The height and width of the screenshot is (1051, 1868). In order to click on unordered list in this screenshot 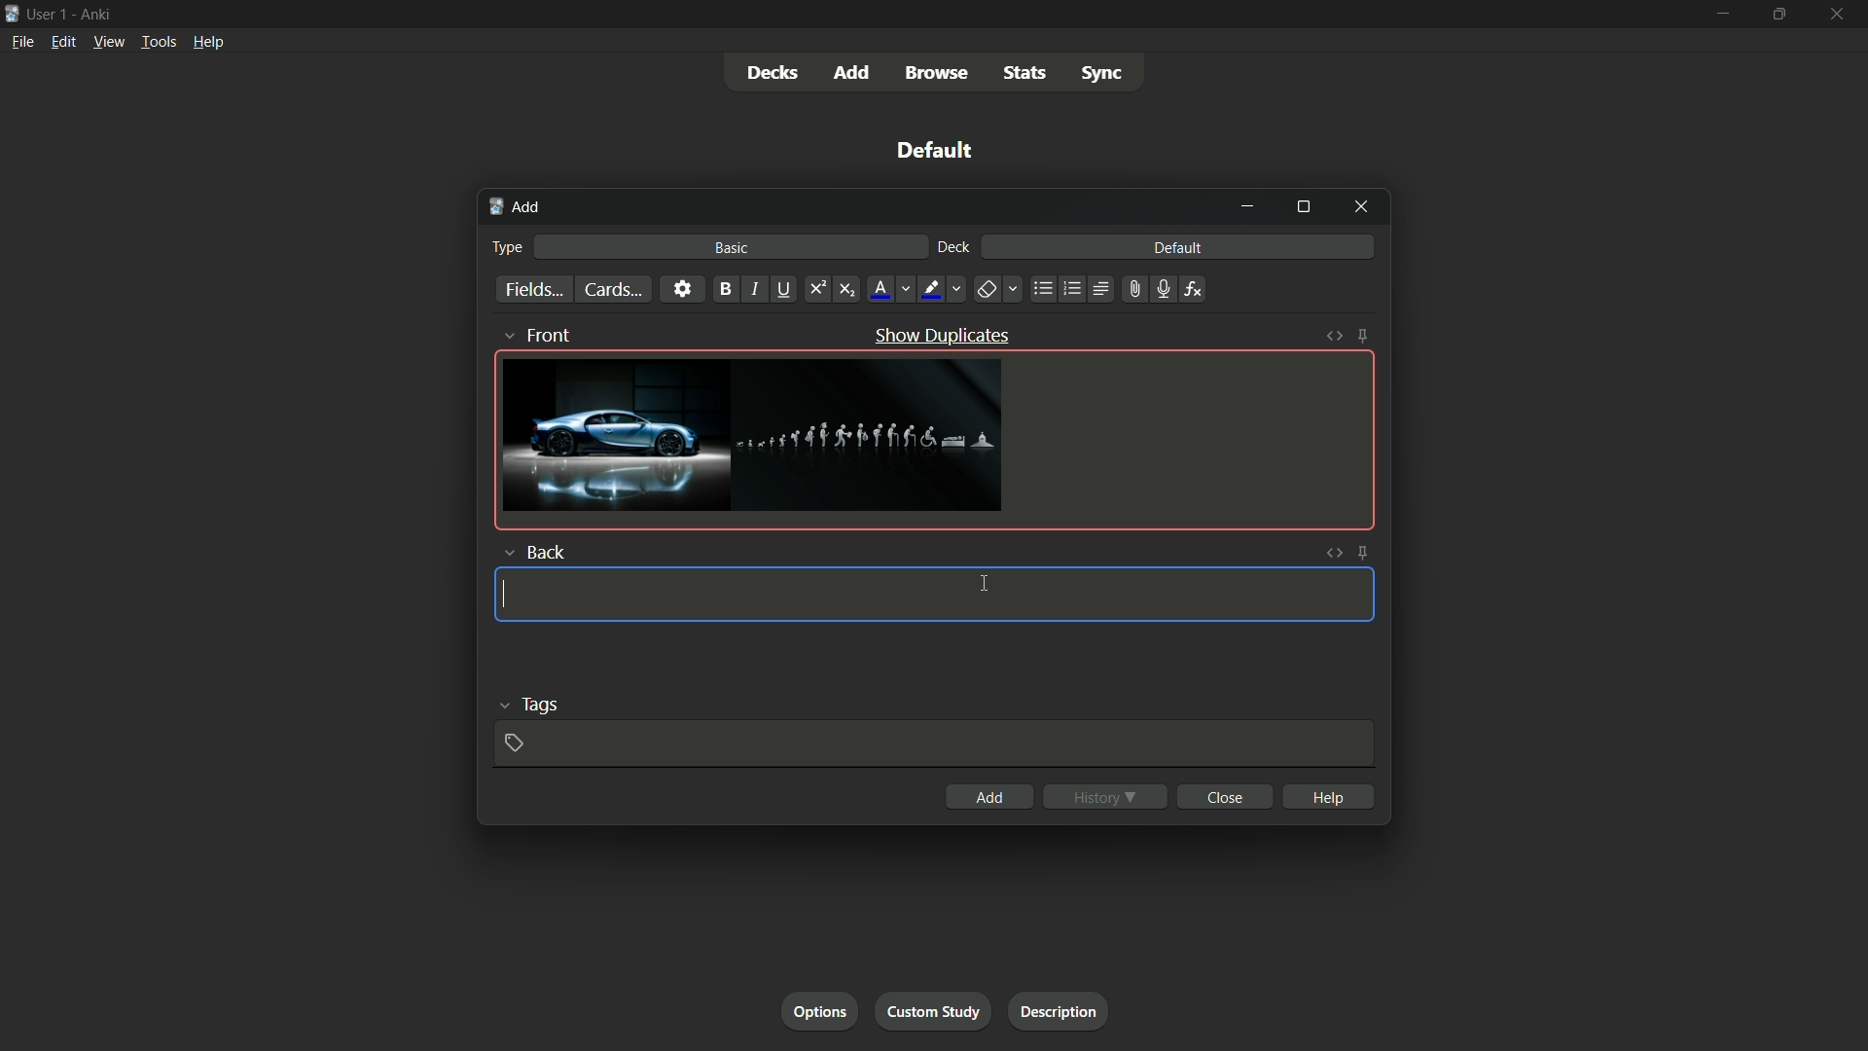, I will do `click(1044, 289)`.